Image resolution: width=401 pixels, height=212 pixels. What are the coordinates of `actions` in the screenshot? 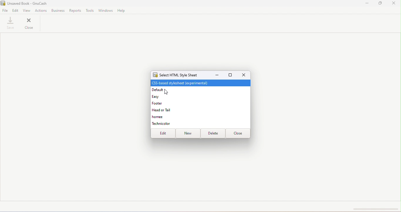 It's located at (41, 11).